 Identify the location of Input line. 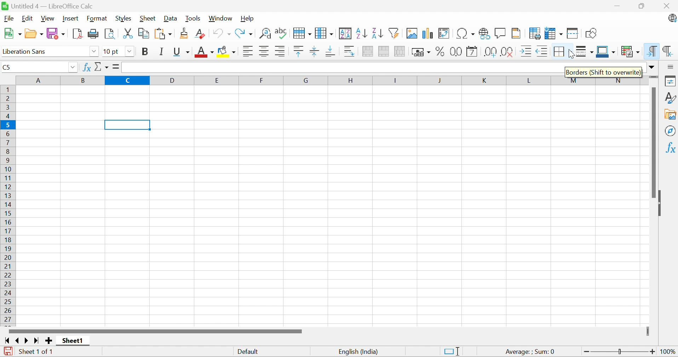
(342, 68).